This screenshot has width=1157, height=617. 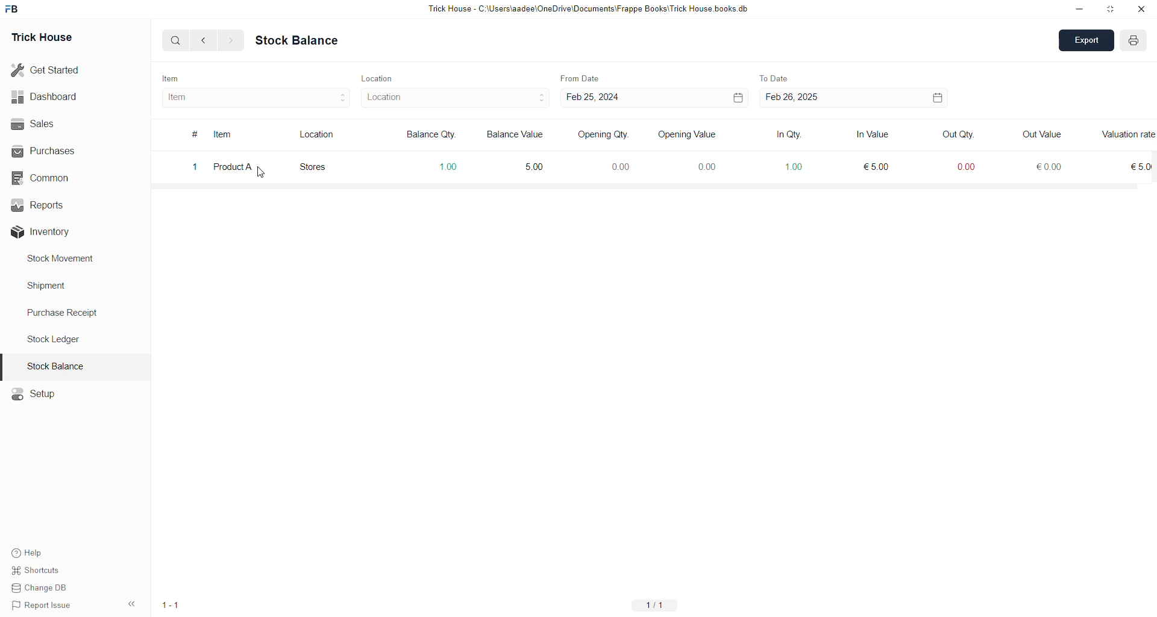 What do you see at coordinates (43, 234) in the screenshot?
I see `Inventory` at bounding box center [43, 234].